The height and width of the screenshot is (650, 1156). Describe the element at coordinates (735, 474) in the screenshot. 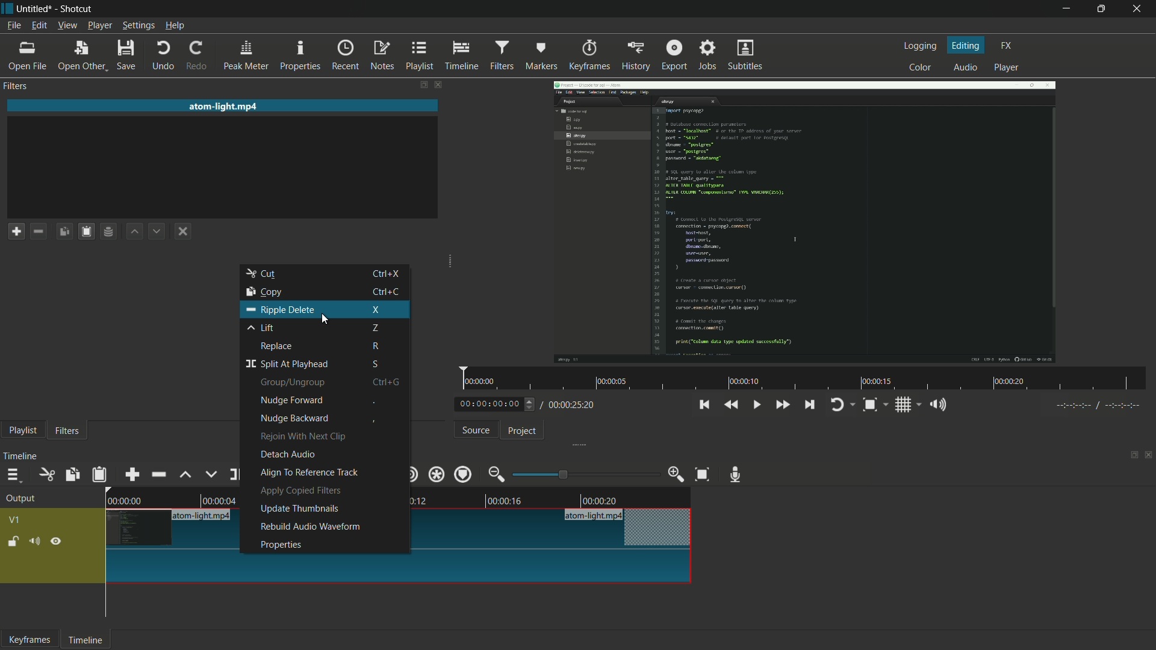

I see `record audio` at that location.